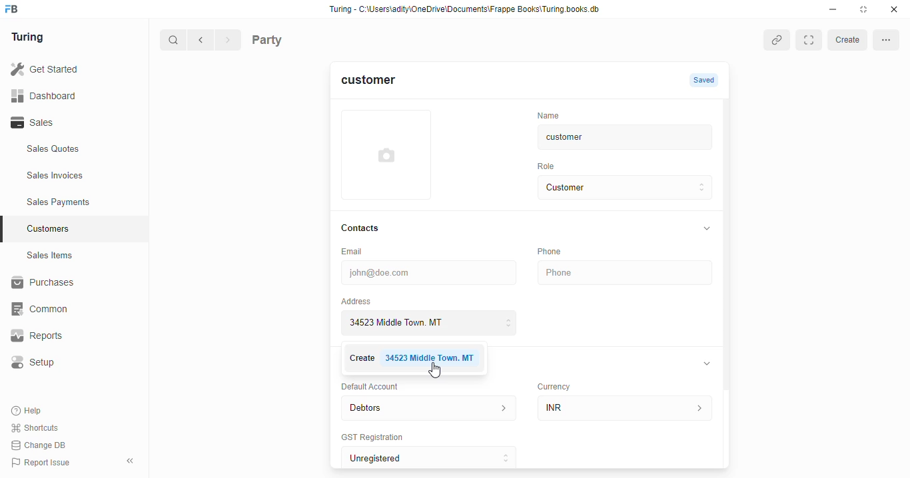 The height and width of the screenshot is (478, 910). What do you see at coordinates (62, 70) in the screenshot?
I see `Get Started` at bounding box center [62, 70].